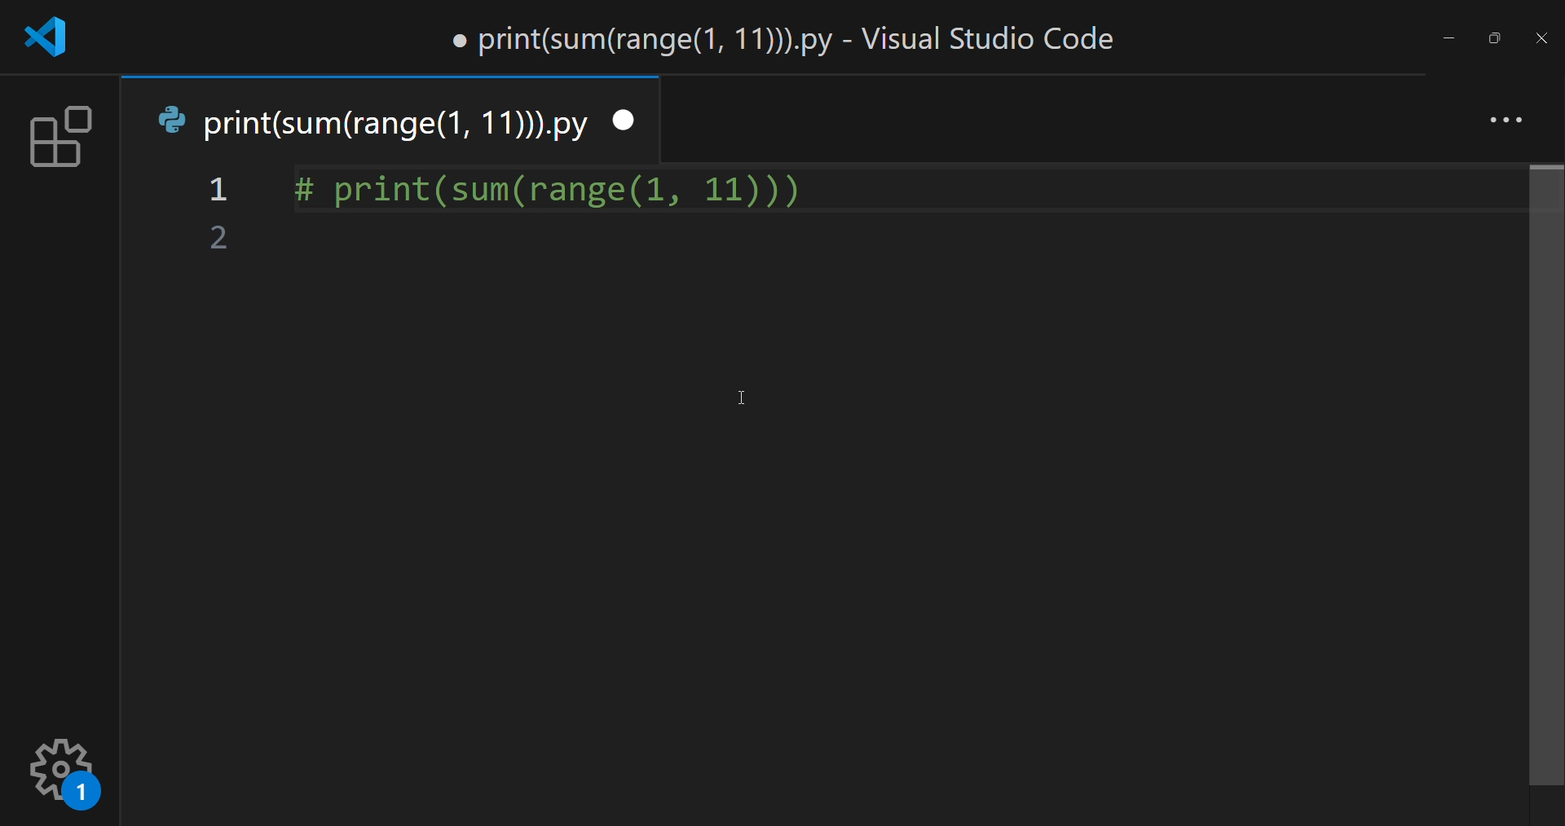 The image size is (1565, 826). What do you see at coordinates (551, 184) in the screenshot?
I see `#print (sum(range(1, 11)))` at bounding box center [551, 184].